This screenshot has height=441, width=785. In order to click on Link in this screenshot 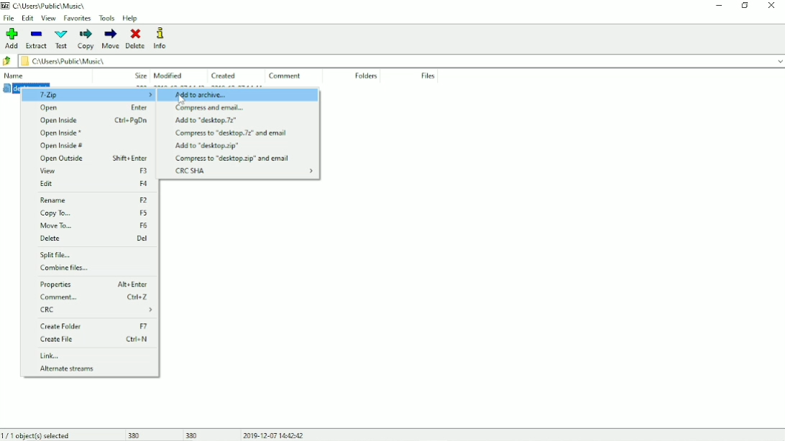, I will do `click(53, 356)`.